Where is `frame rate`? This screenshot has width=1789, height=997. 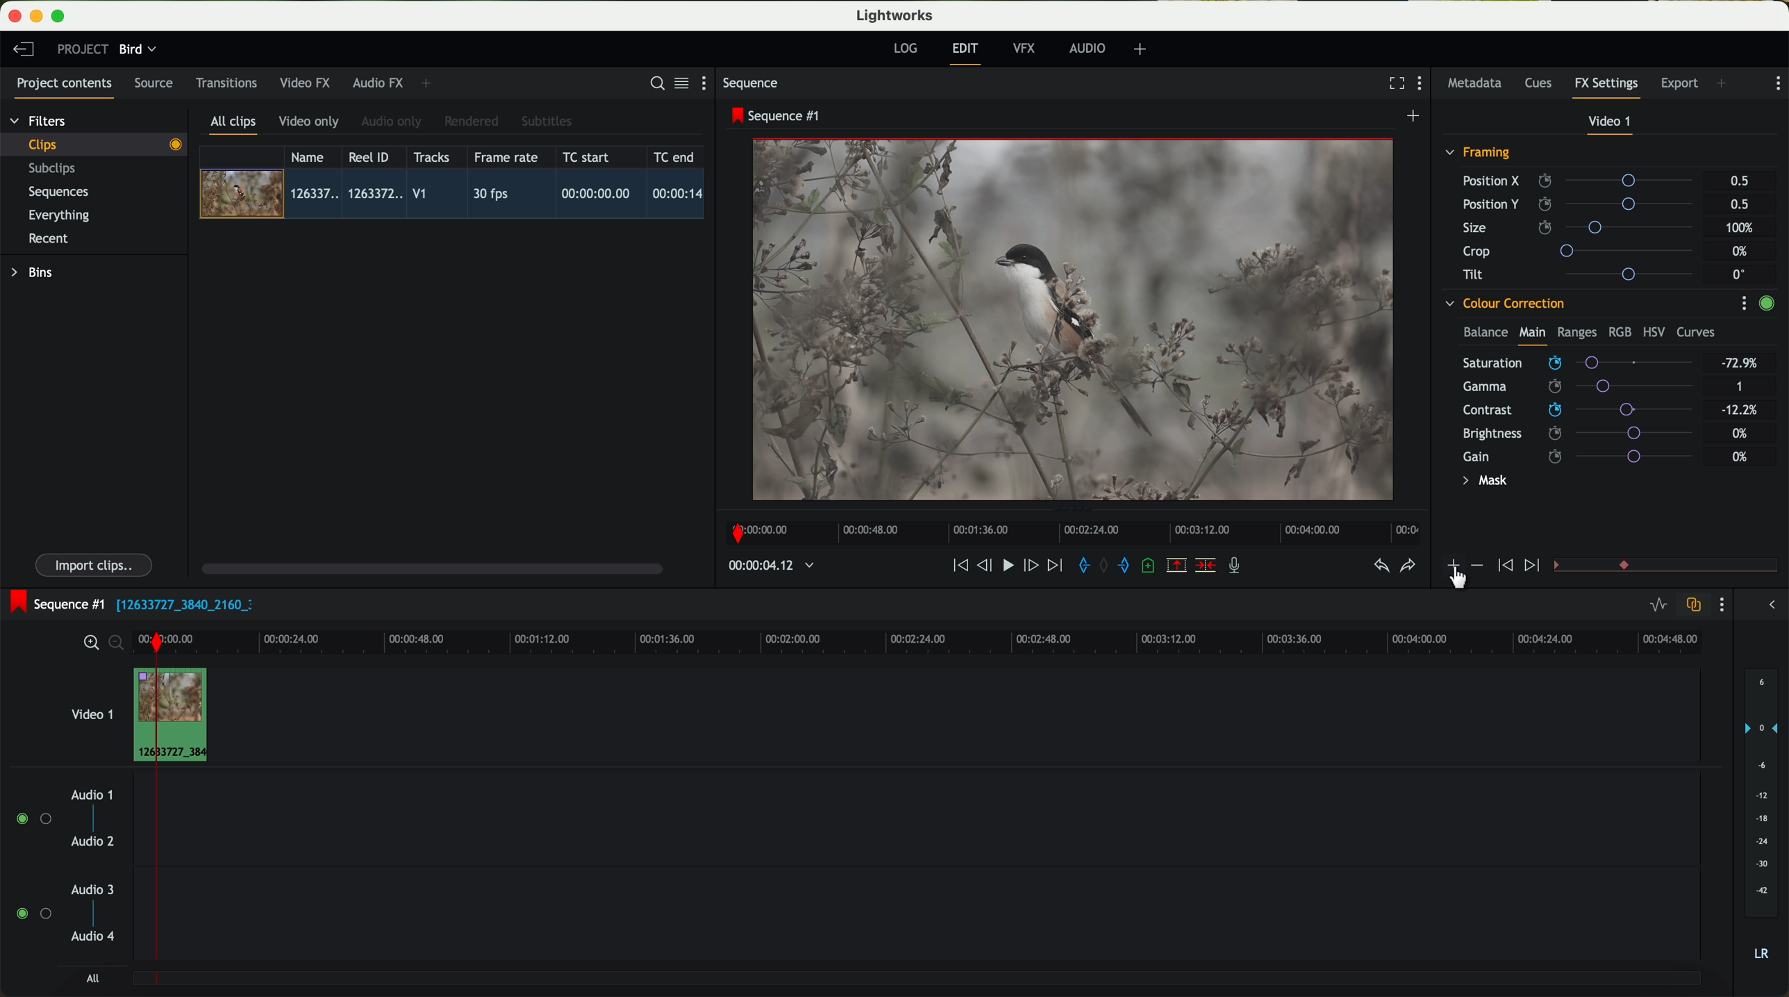 frame rate is located at coordinates (506, 158).